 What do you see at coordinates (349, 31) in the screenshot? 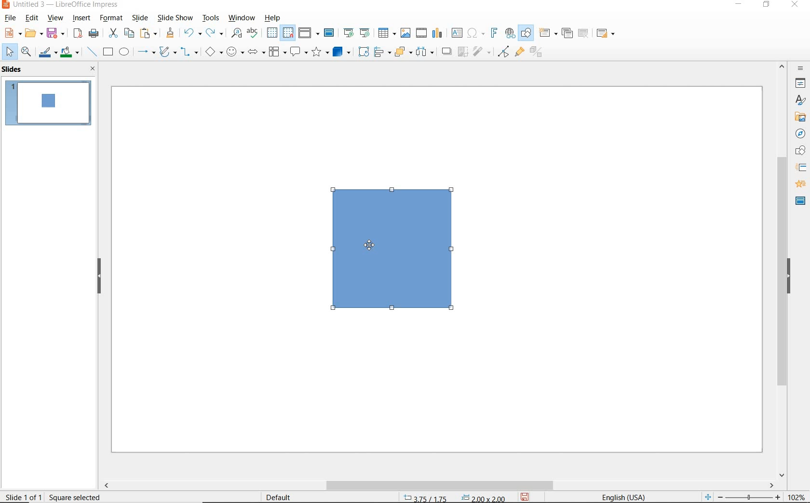
I see `start from first slide` at bounding box center [349, 31].